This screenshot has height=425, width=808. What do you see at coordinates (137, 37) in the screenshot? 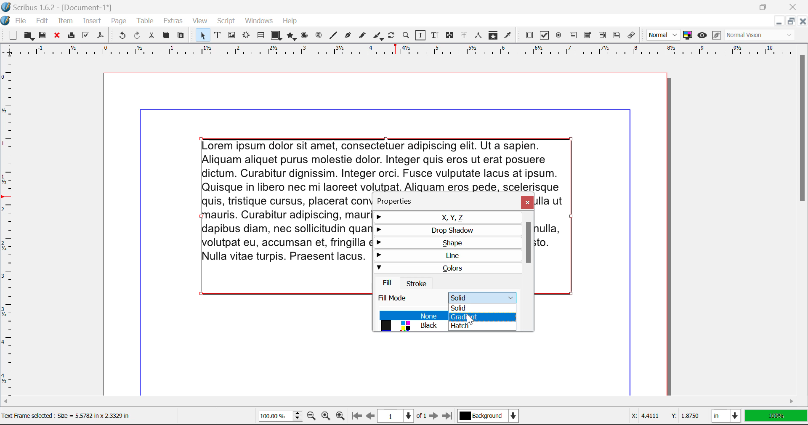
I see `Redo` at bounding box center [137, 37].